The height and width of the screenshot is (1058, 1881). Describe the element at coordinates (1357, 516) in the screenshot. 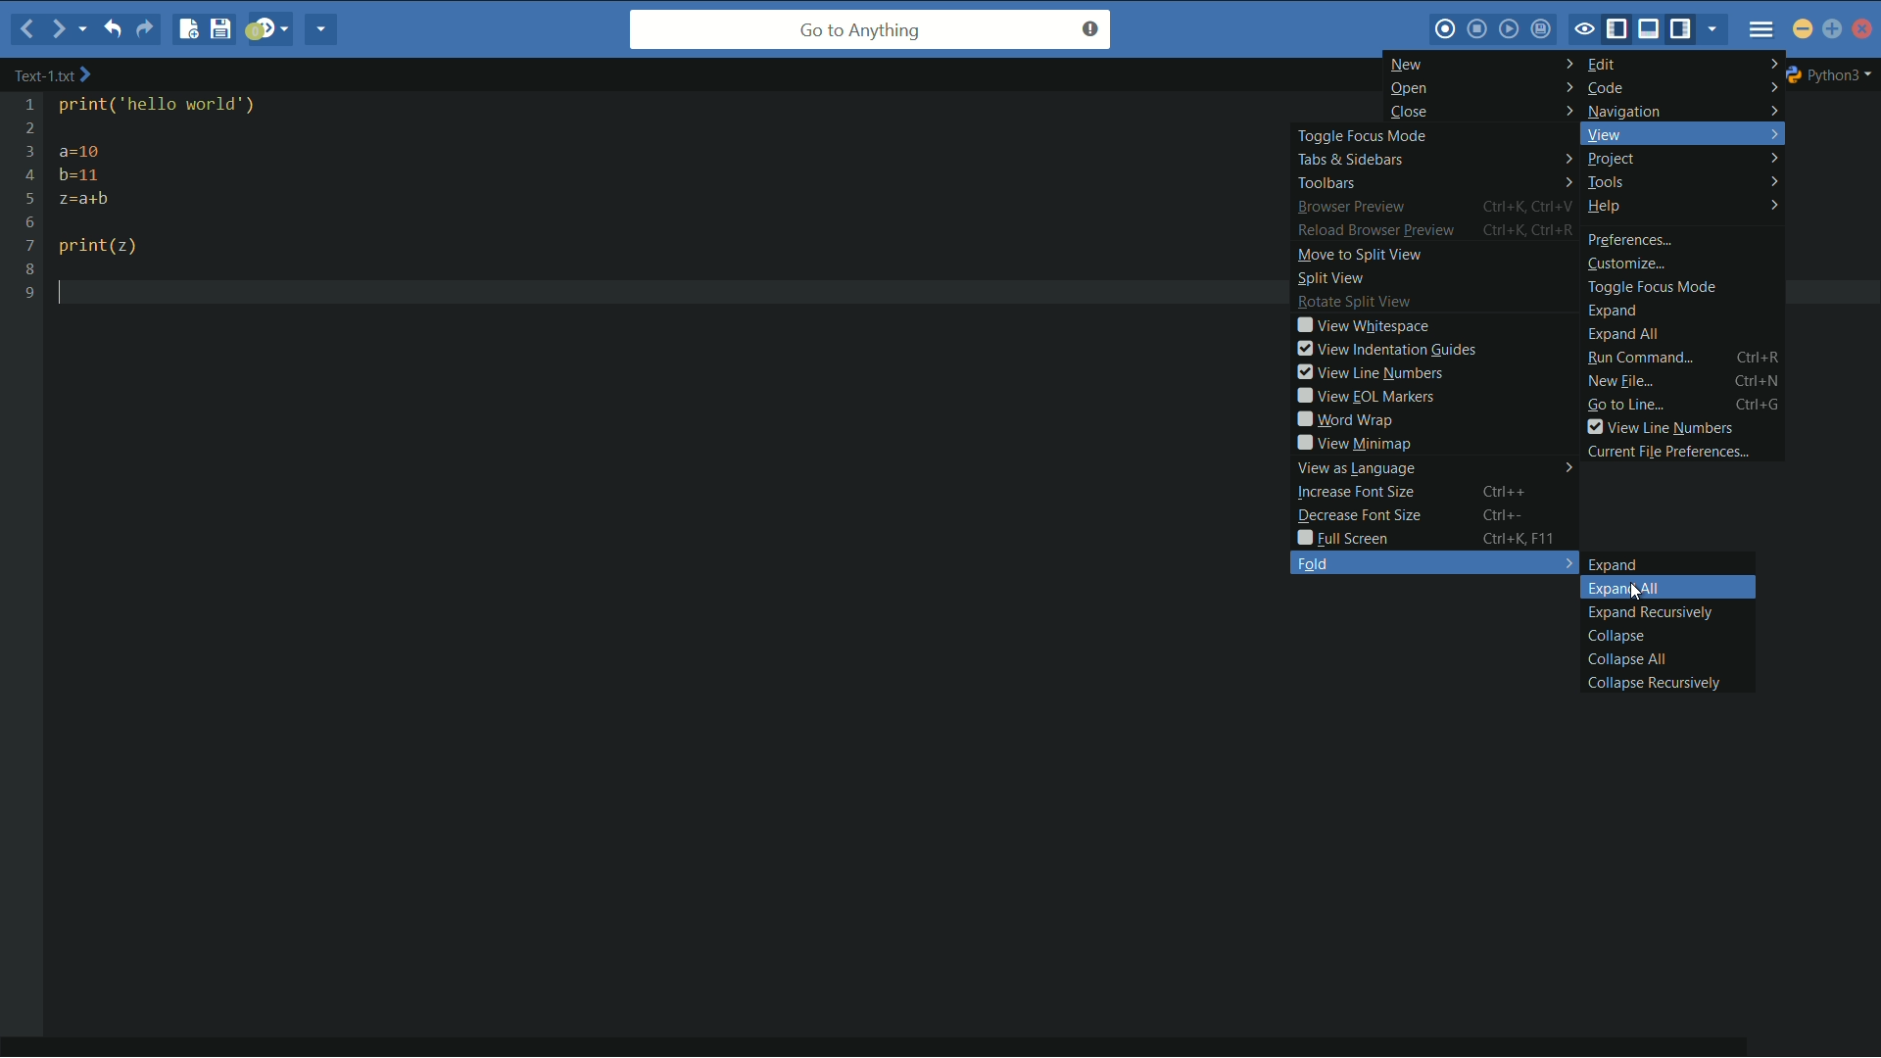

I see `decrease font size` at that location.